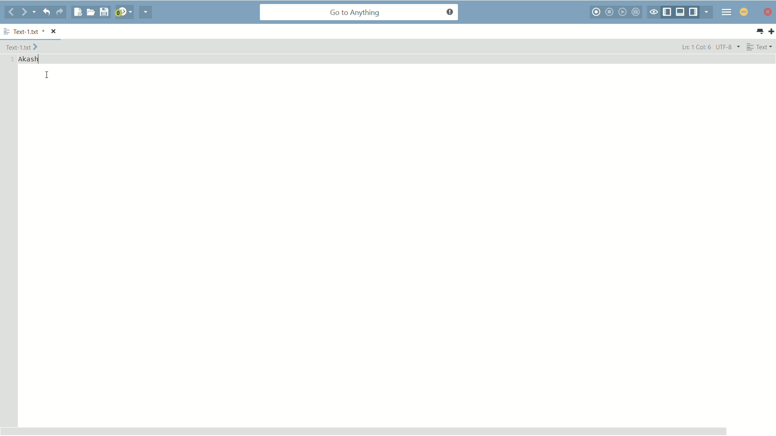 The image size is (776, 436). I want to click on save macro to toolbox, so click(637, 12).